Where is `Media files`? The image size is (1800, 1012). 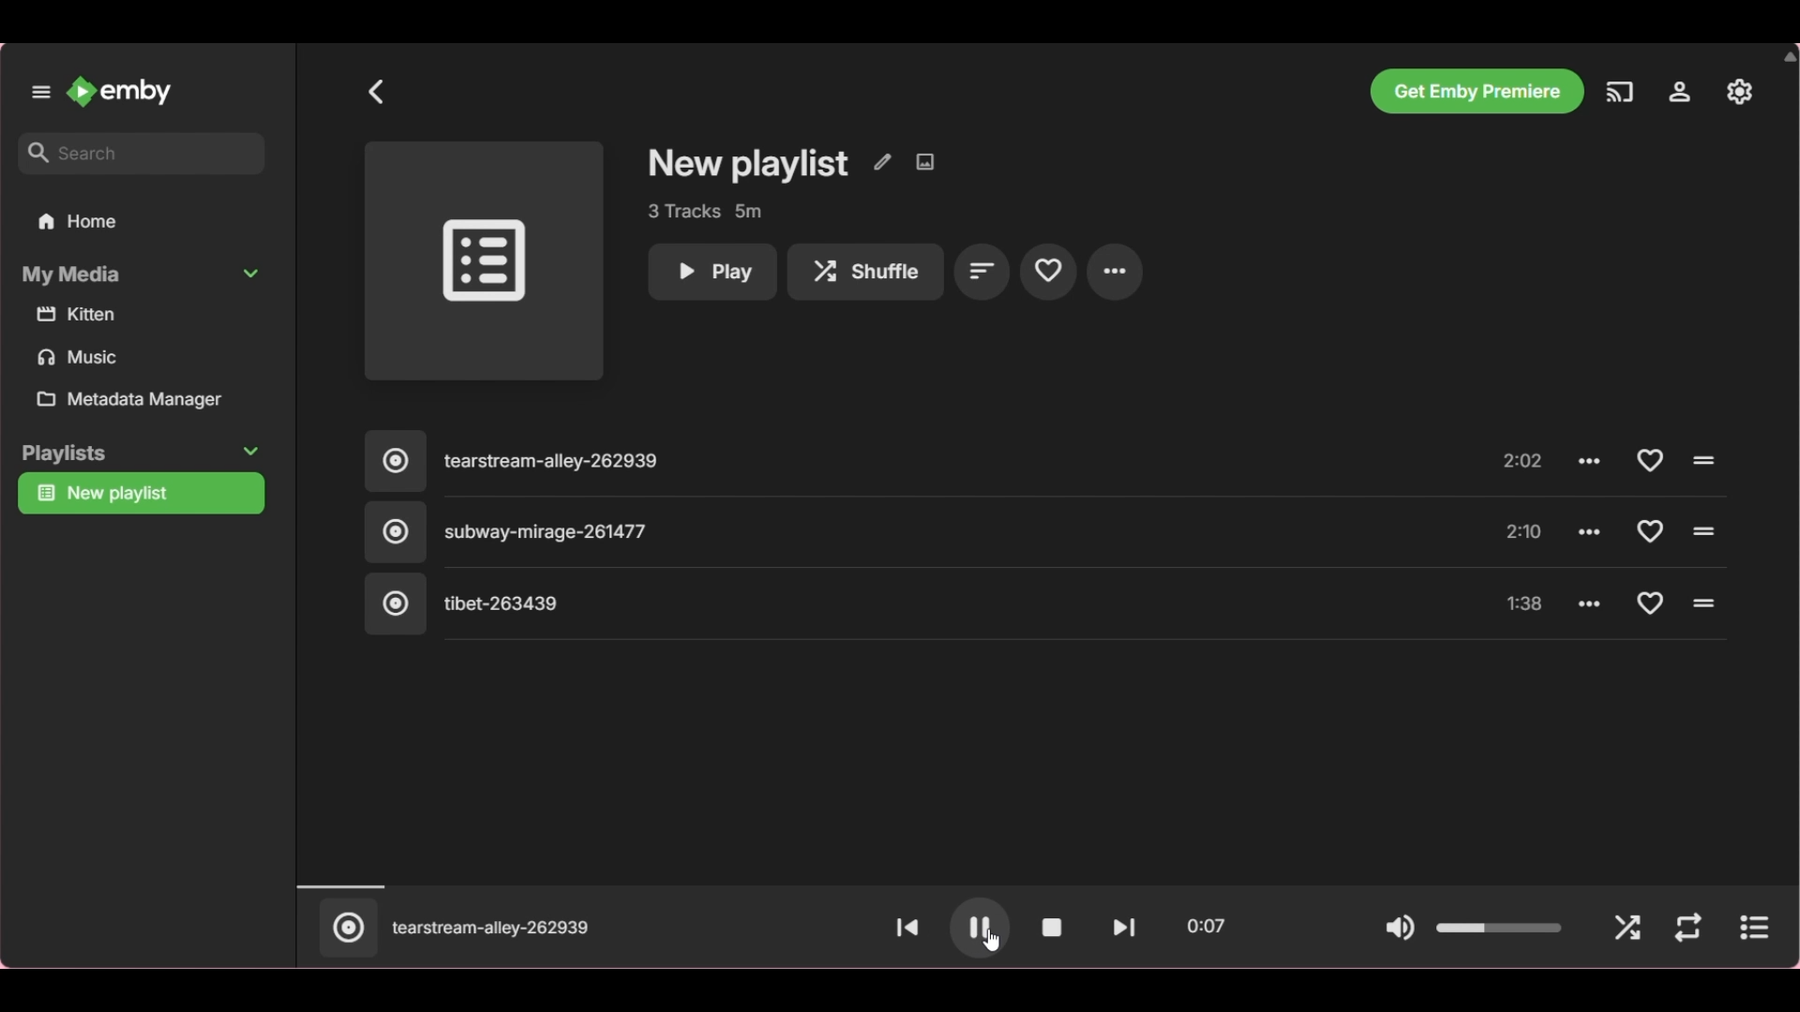
Media files is located at coordinates (145, 337).